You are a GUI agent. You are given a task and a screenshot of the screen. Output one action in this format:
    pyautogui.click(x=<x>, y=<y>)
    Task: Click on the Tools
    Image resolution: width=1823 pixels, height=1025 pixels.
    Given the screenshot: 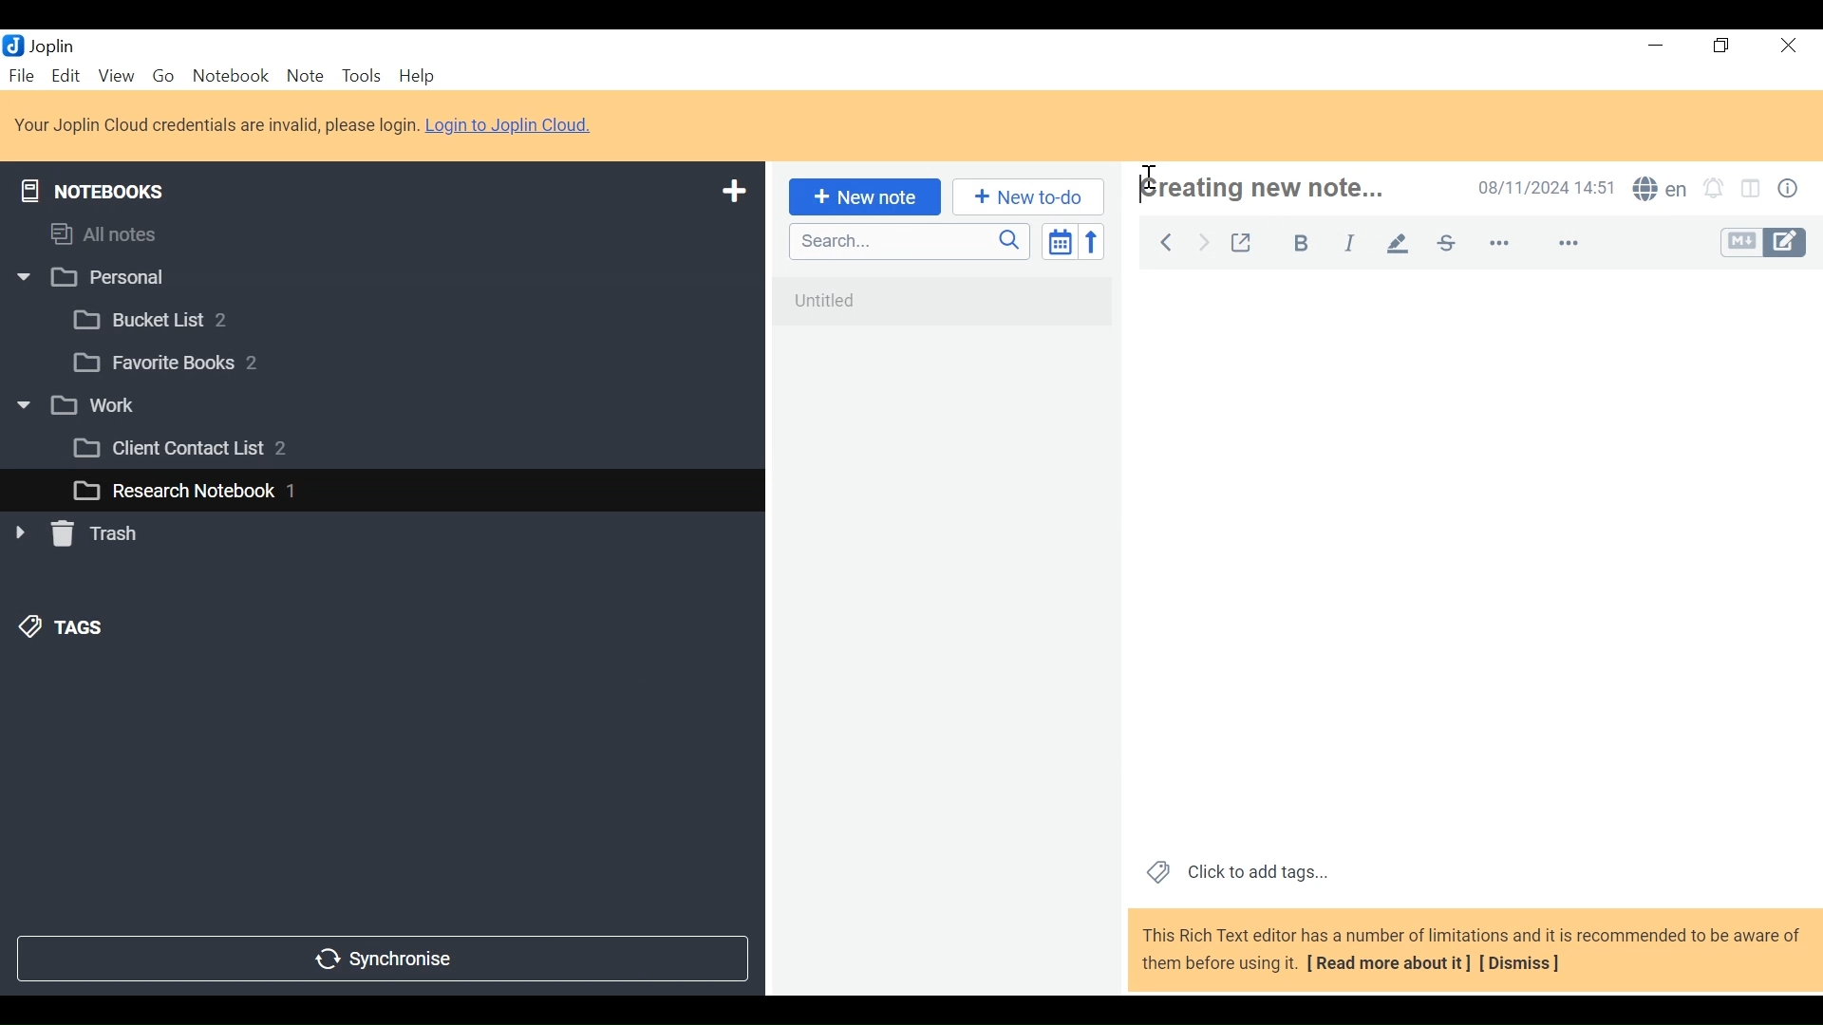 What is the action you would take?
    pyautogui.click(x=360, y=76)
    